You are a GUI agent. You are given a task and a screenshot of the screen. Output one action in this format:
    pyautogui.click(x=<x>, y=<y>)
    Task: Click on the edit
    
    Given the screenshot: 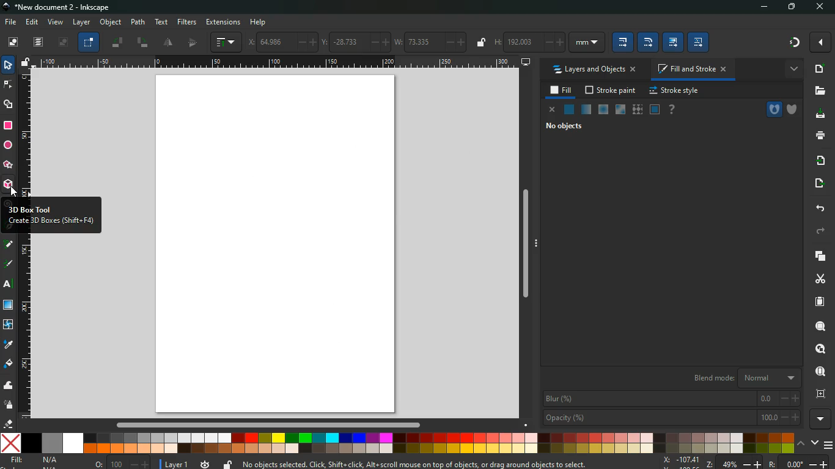 What is the action you would take?
    pyautogui.click(x=648, y=42)
    